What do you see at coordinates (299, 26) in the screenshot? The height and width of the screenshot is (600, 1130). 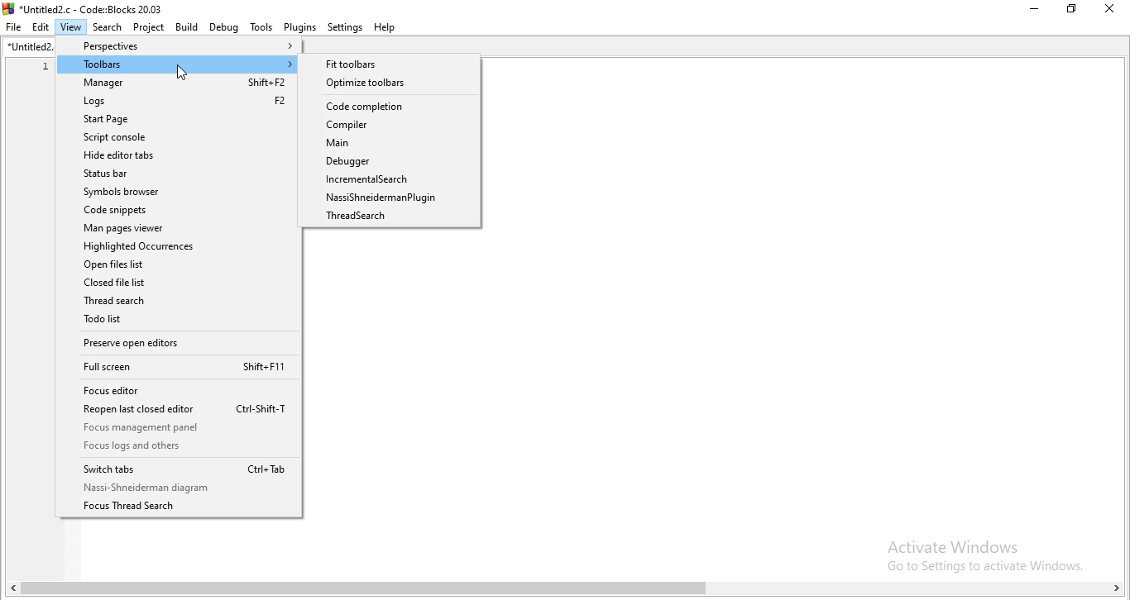 I see `plugins` at bounding box center [299, 26].